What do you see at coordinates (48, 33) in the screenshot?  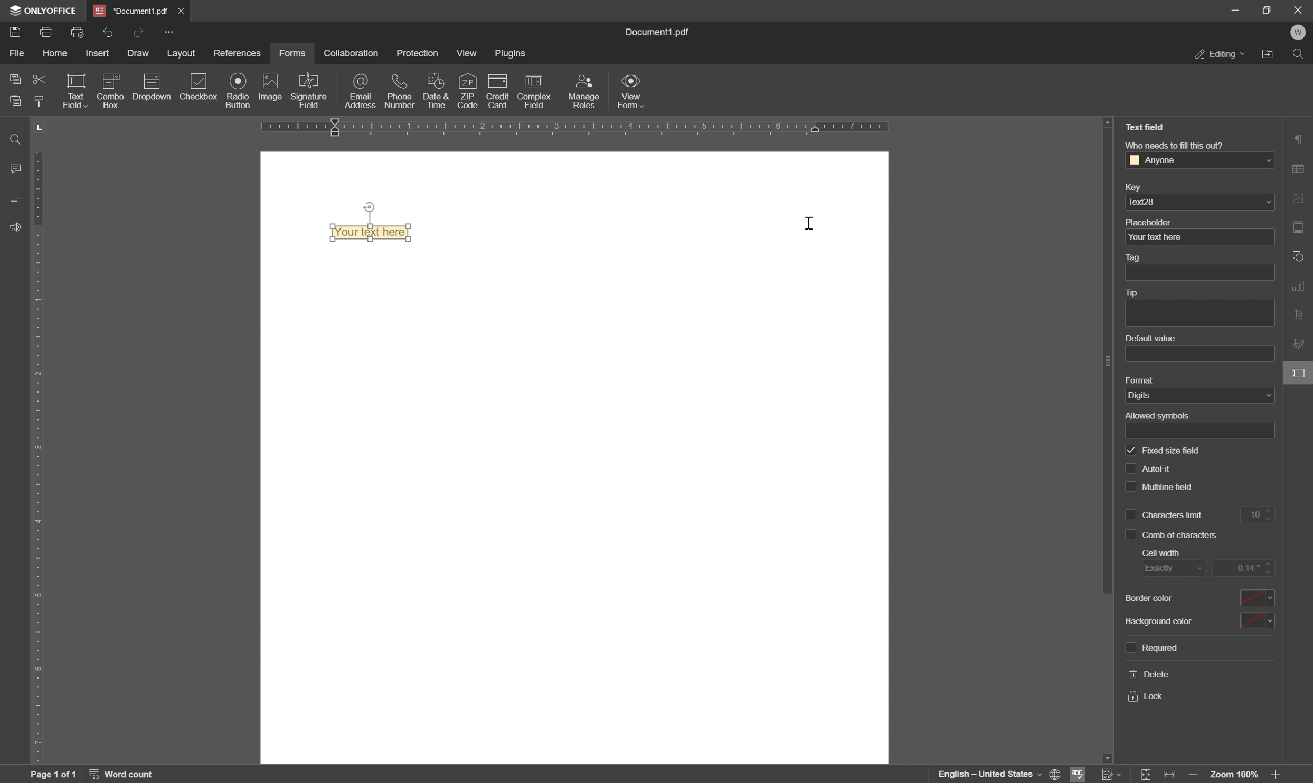 I see `print` at bounding box center [48, 33].